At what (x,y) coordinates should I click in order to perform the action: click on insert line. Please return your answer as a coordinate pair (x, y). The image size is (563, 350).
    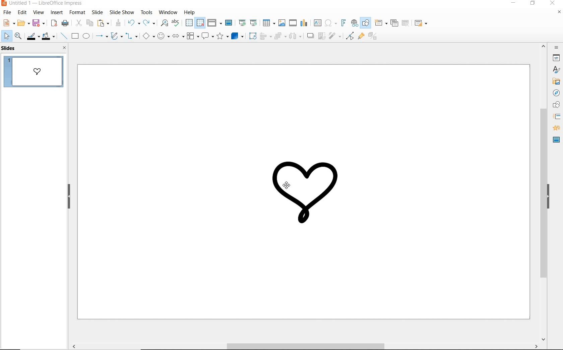
    Looking at the image, I should click on (63, 36).